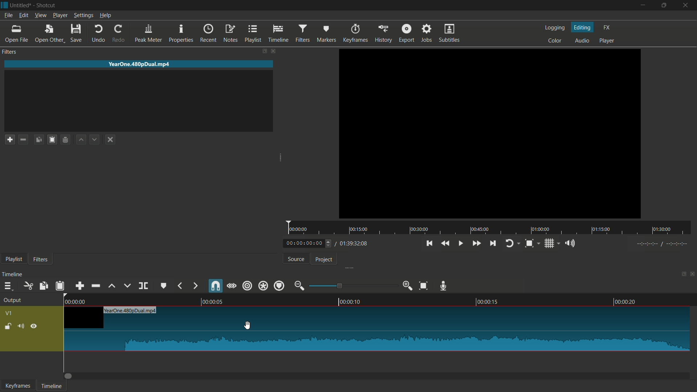 This screenshot has width=697, height=392. Describe the element at coordinates (25, 139) in the screenshot. I see `remove a filter` at that location.